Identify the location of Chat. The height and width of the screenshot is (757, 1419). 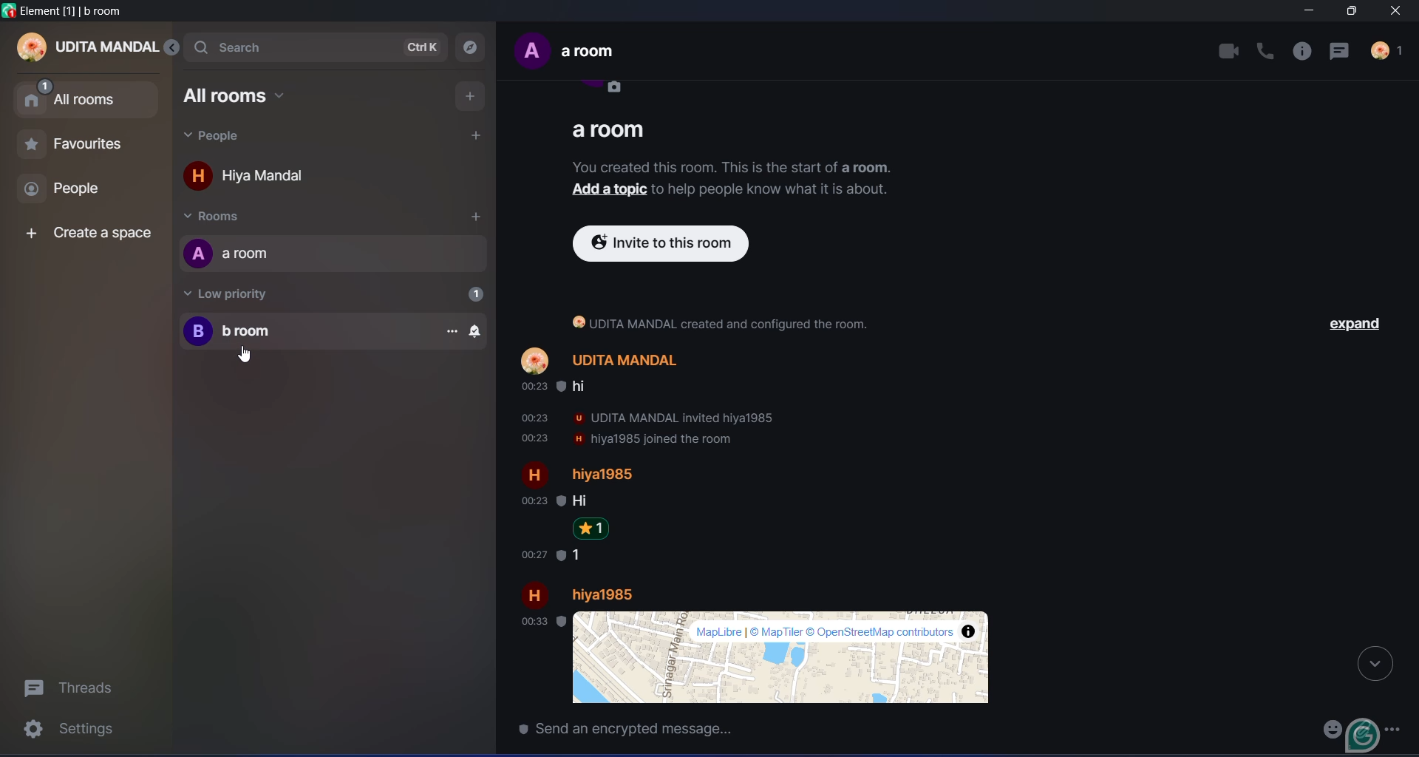
(1344, 51).